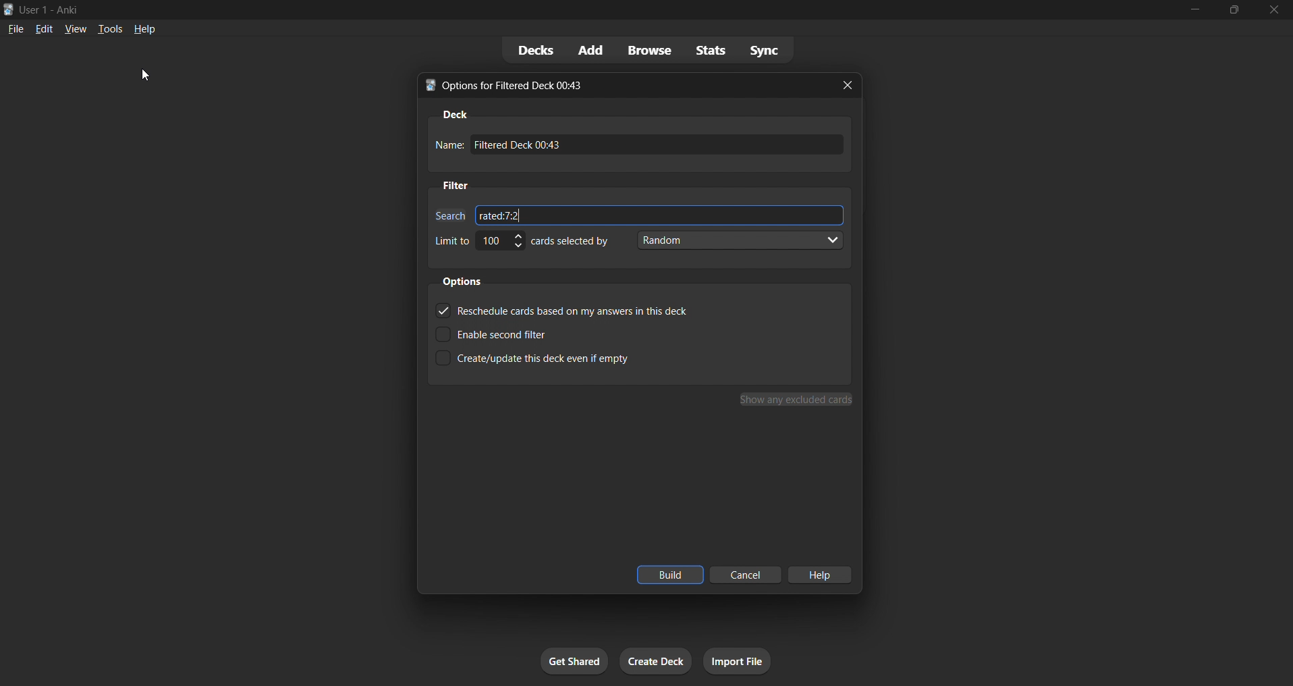 The width and height of the screenshot is (1293, 686). I want to click on name, so click(447, 145).